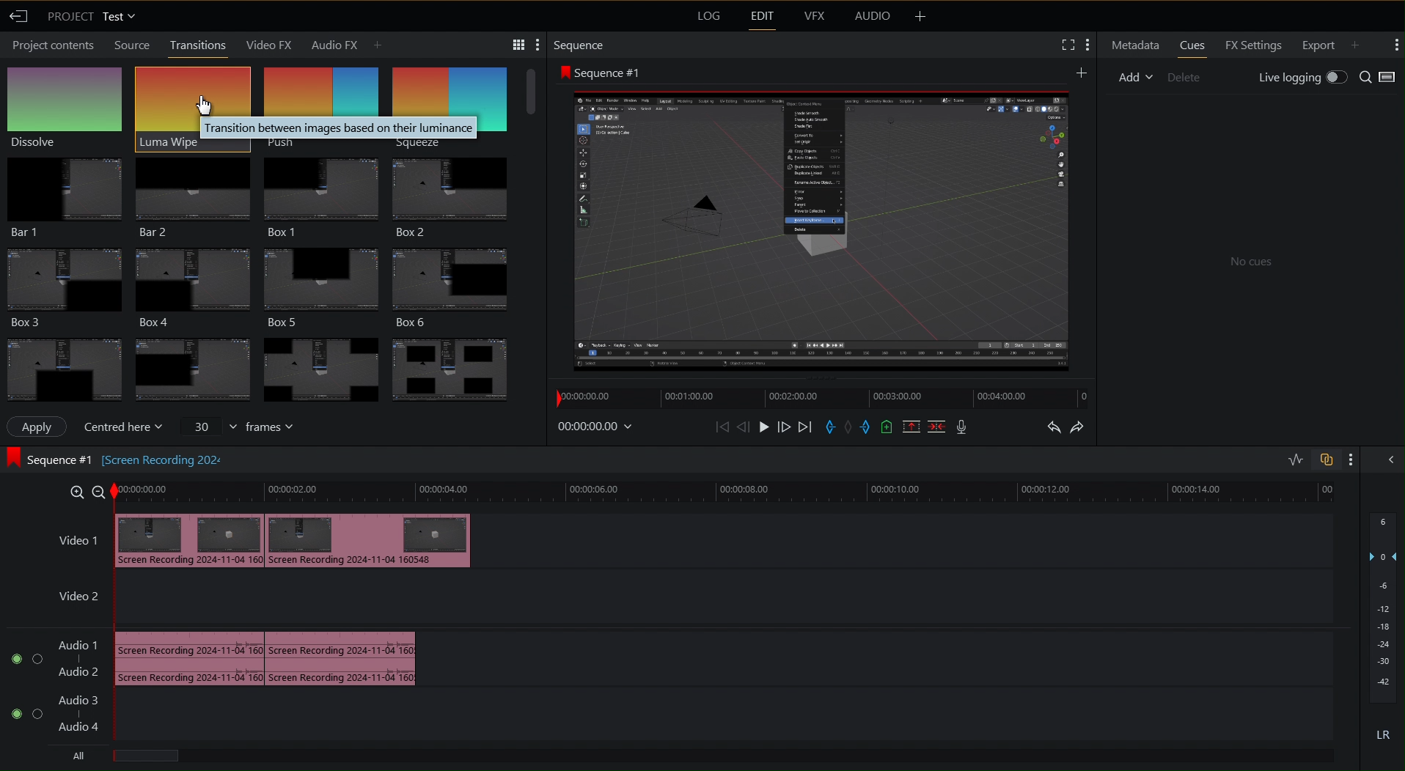 Image resolution: width=1405 pixels, height=771 pixels. Describe the element at coordinates (1254, 45) in the screenshot. I see `FX Settings` at that location.